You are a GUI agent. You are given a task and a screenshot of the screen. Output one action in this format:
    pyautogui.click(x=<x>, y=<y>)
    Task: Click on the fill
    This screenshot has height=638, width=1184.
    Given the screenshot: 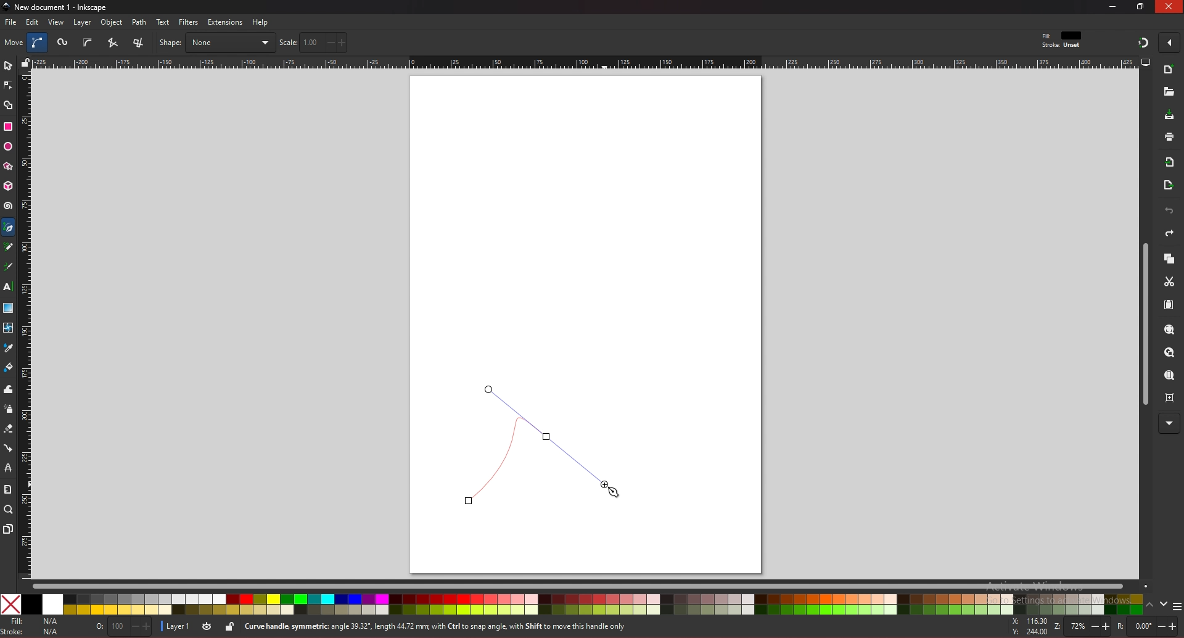 What is the action you would take?
    pyautogui.click(x=33, y=621)
    